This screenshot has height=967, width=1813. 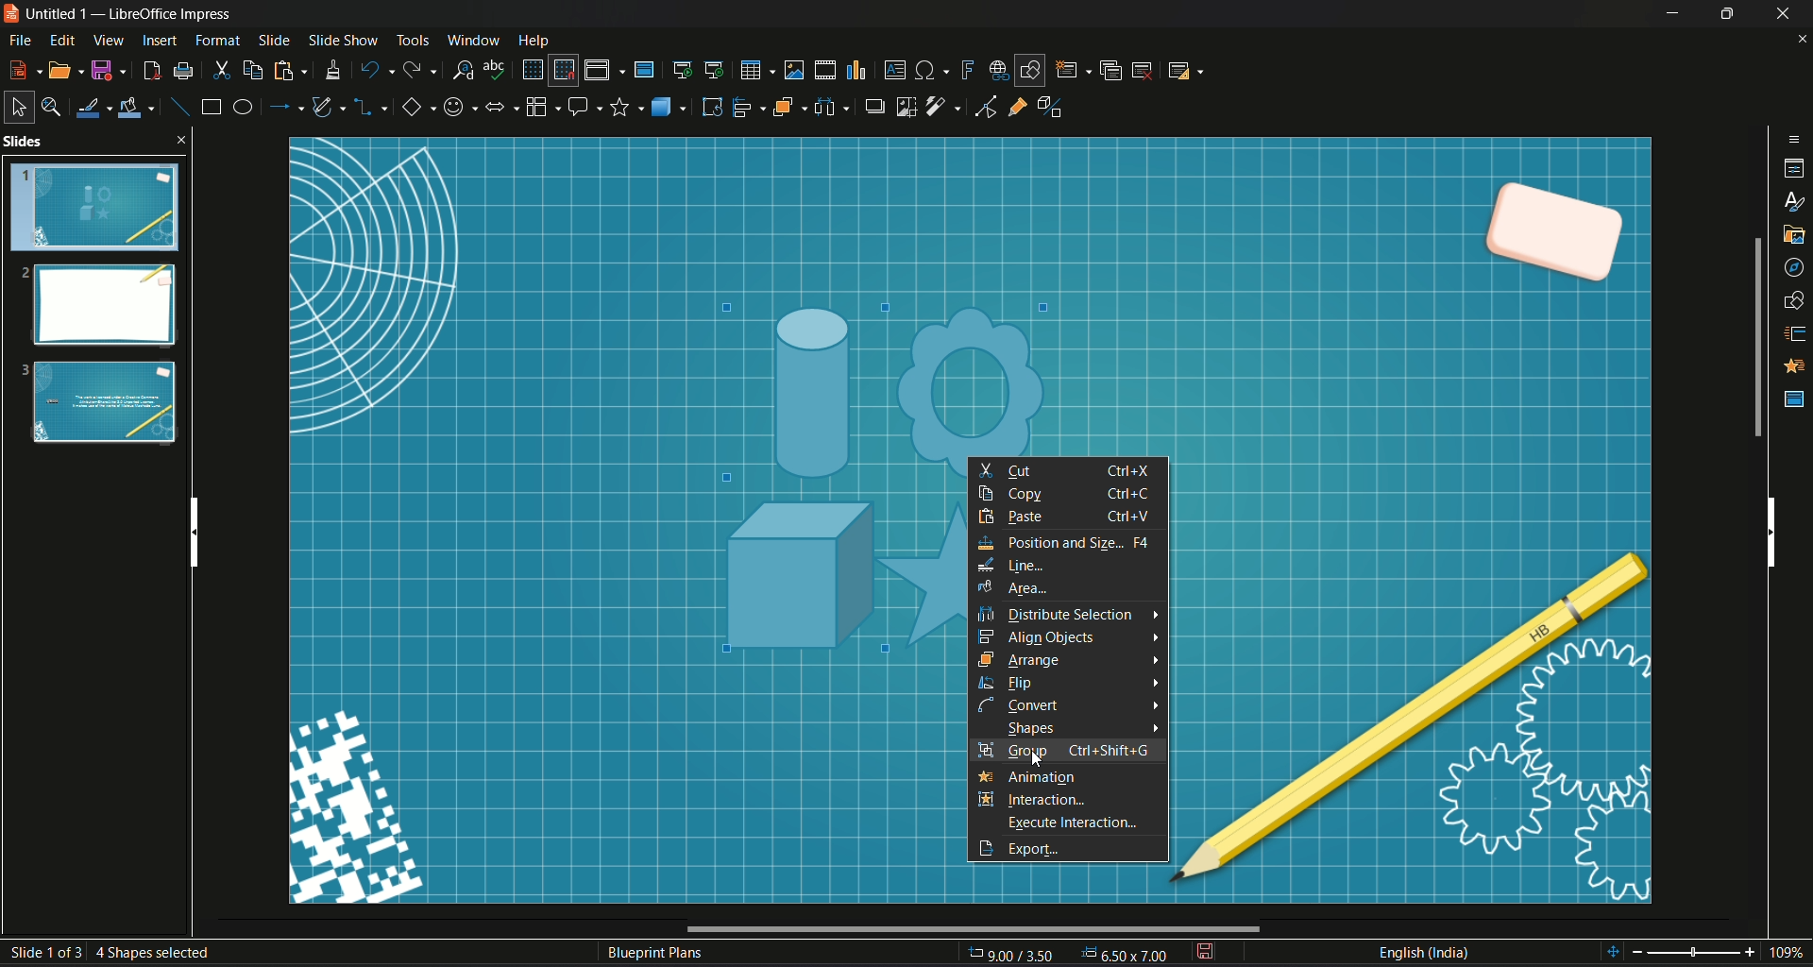 I want to click on area, so click(x=1015, y=587).